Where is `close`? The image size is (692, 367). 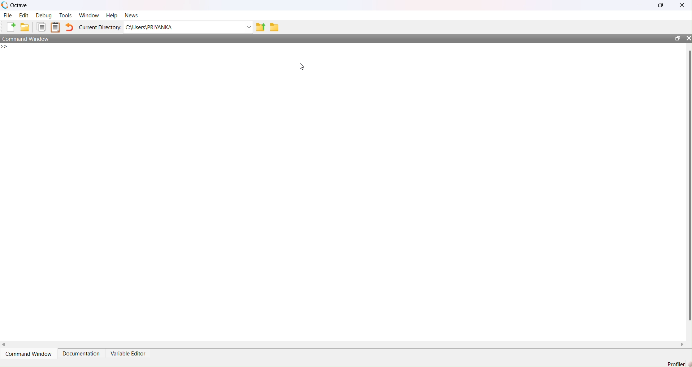
close is located at coordinates (688, 38).